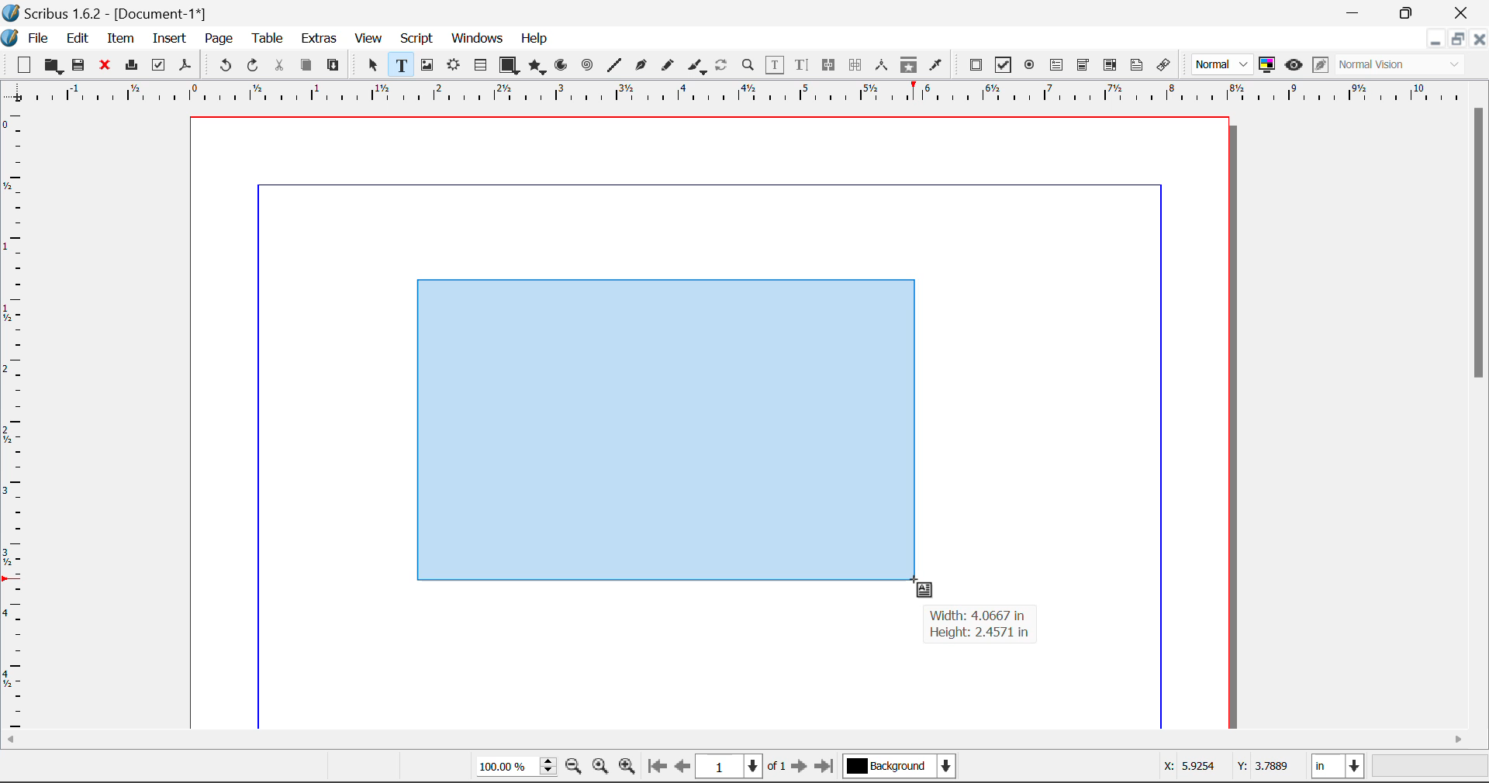 The width and height of the screenshot is (1489, 783). Describe the element at coordinates (745, 740) in the screenshot. I see `Scroll Bar` at that location.